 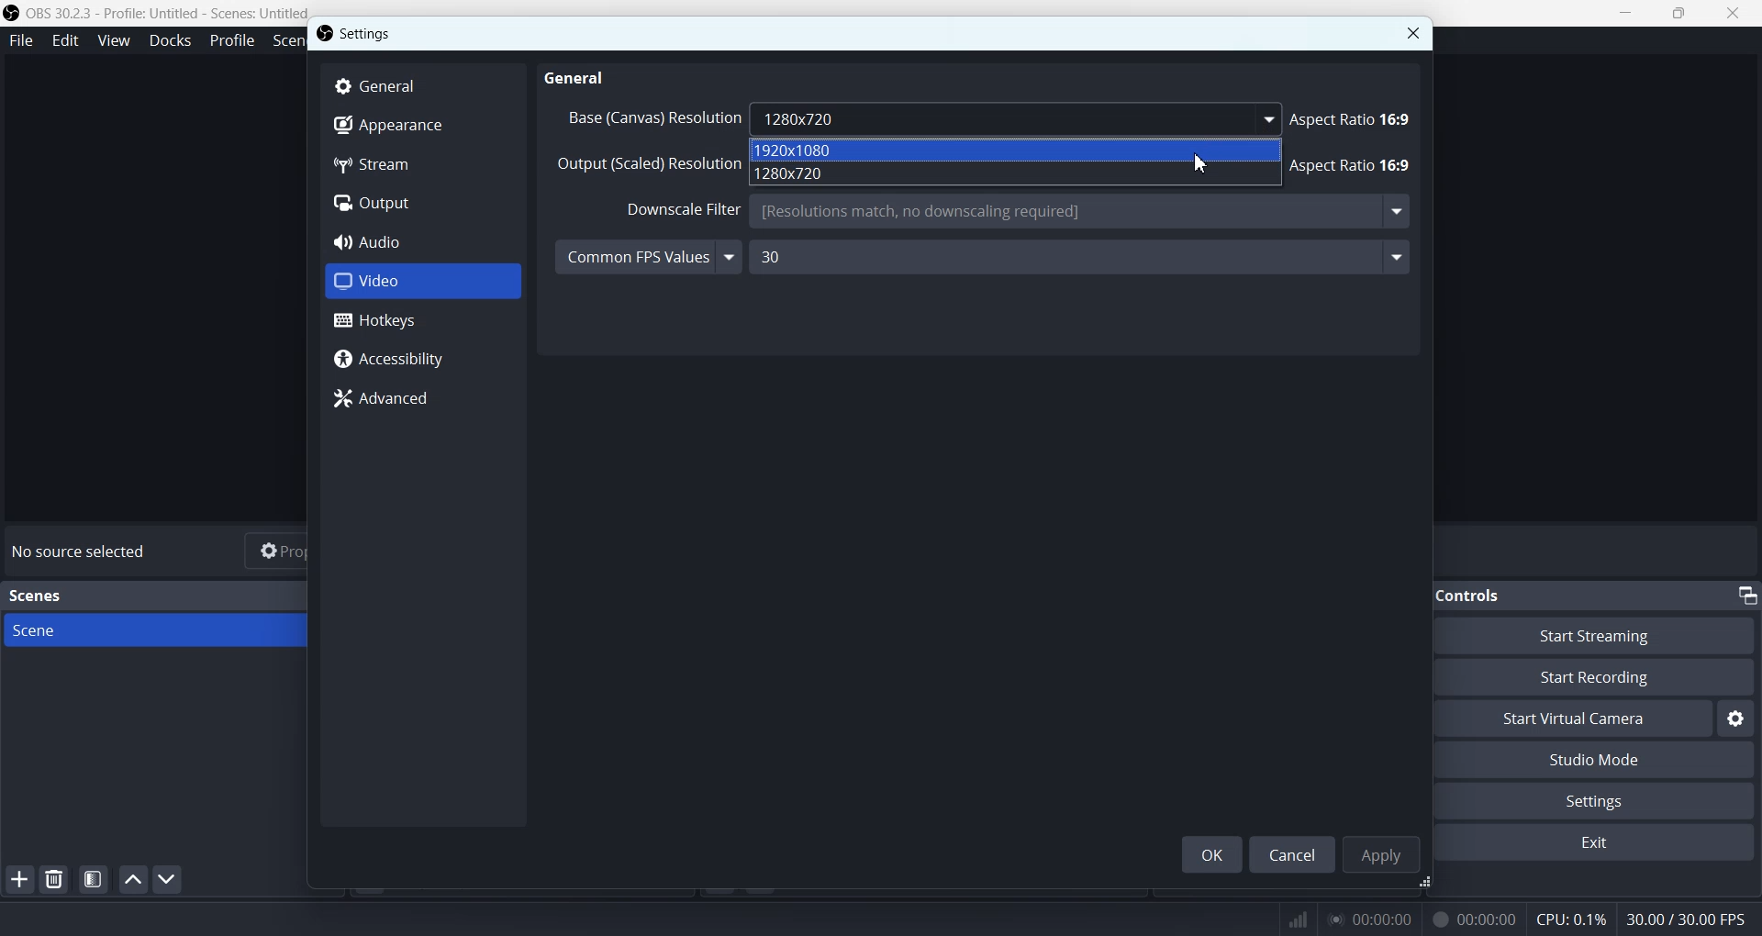 What do you see at coordinates (1611, 677) in the screenshot?
I see `Start Recording` at bounding box center [1611, 677].